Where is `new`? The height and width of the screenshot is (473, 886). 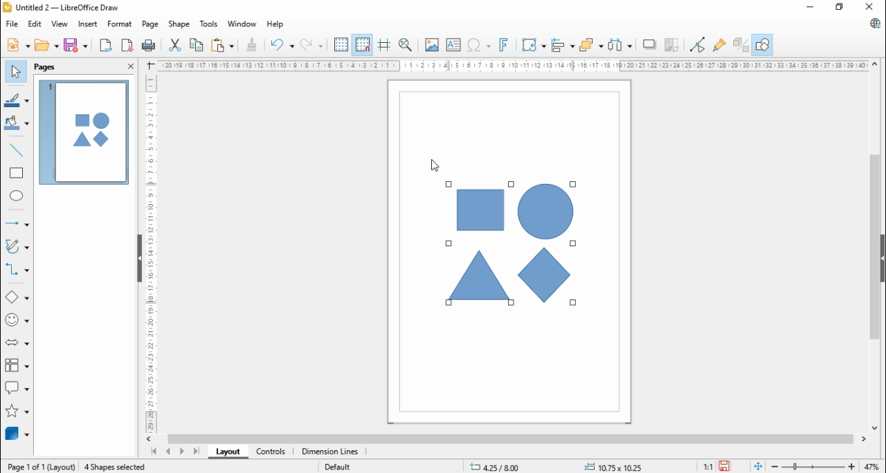 new is located at coordinates (19, 45).